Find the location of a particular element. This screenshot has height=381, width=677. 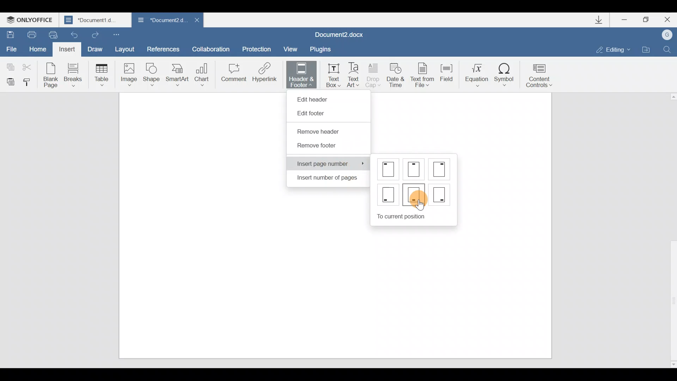

View is located at coordinates (292, 48).